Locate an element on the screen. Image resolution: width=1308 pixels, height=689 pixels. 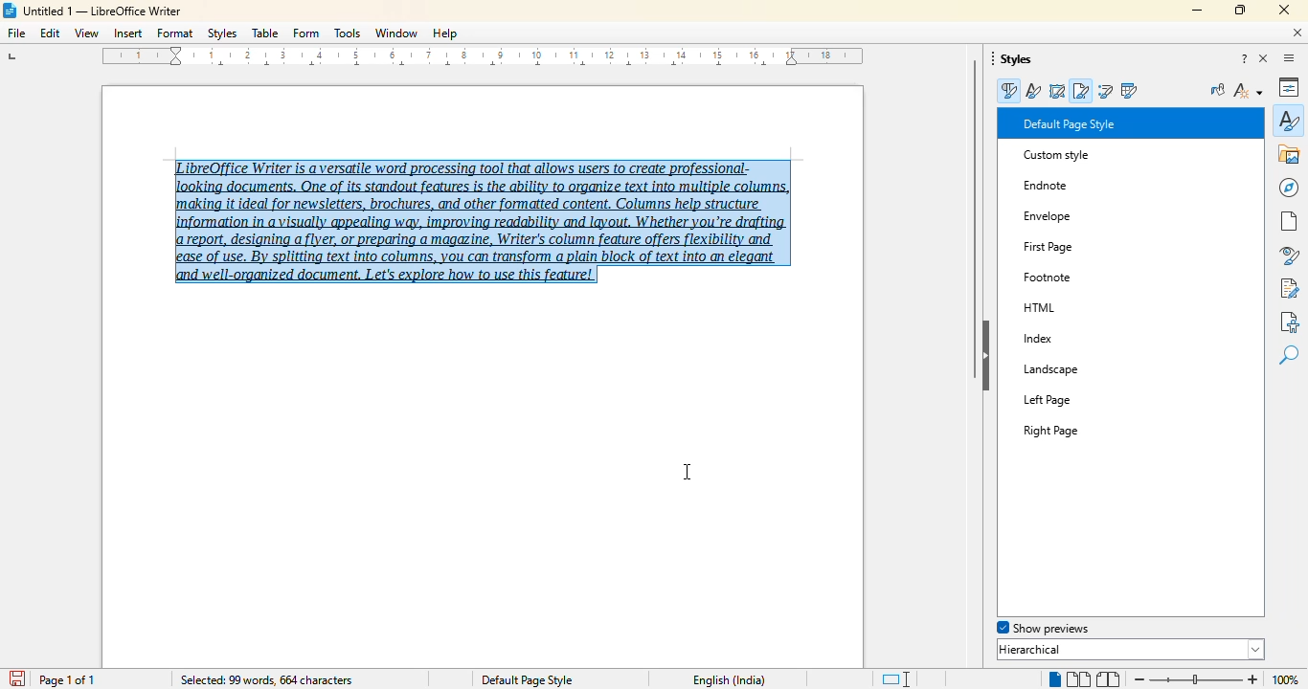
edit is located at coordinates (51, 33).